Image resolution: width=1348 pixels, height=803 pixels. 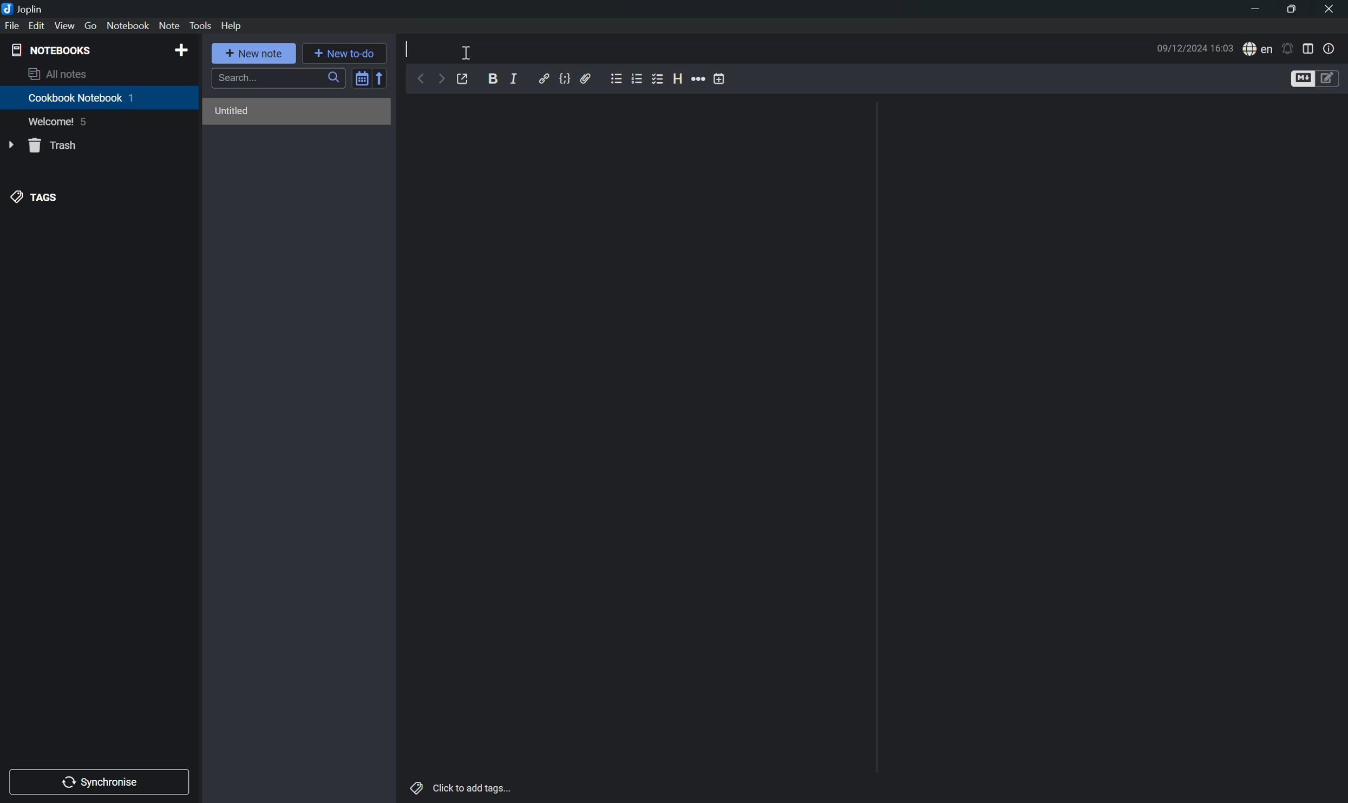 What do you see at coordinates (464, 78) in the screenshot?
I see `Toggle external editing` at bounding box center [464, 78].